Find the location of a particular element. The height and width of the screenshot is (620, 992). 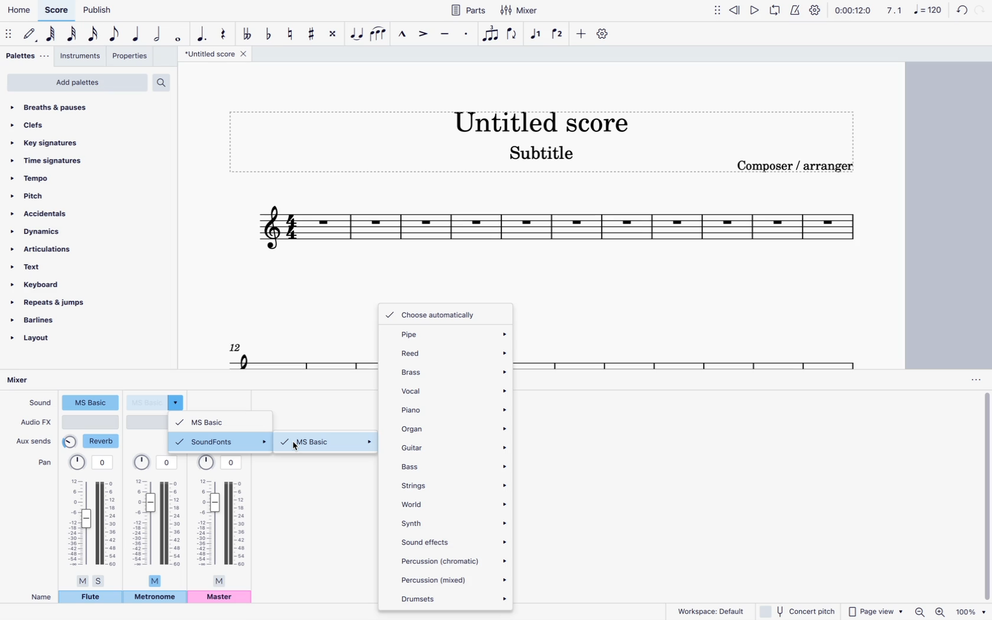

accidentals is located at coordinates (65, 213).